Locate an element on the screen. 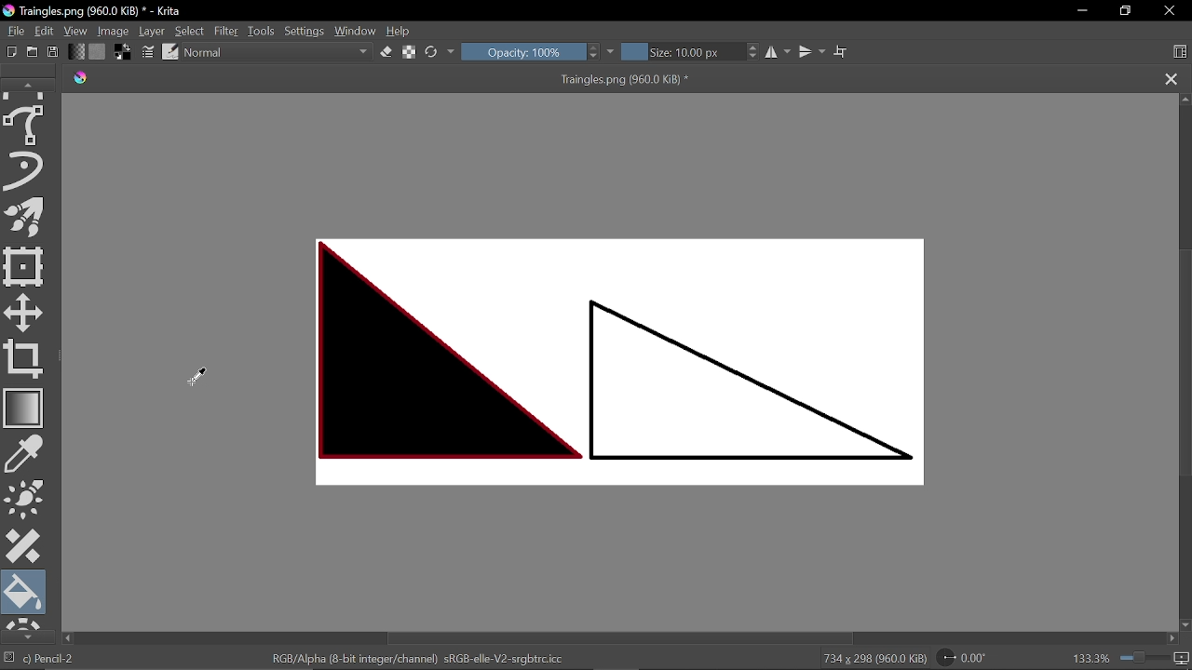  Freeehand path tool is located at coordinates (27, 126).